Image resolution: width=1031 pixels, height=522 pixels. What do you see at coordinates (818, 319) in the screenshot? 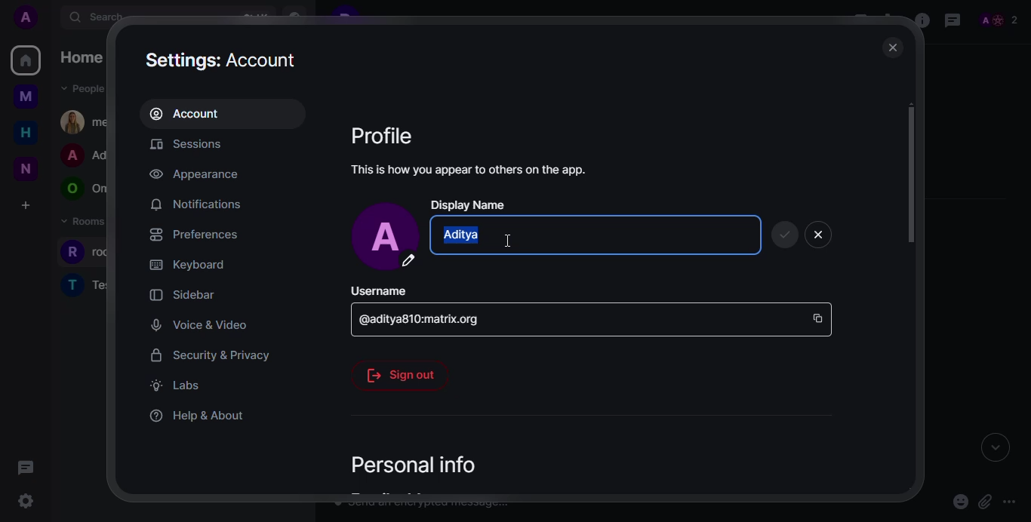
I see `copy` at bounding box center [818, 319].